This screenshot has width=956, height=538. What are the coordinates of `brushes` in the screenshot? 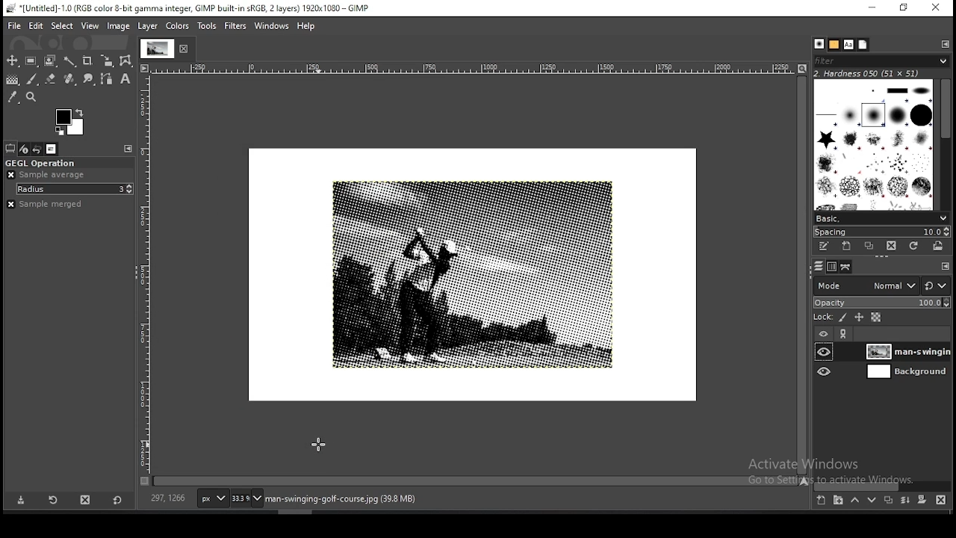 It's located at (819, 43).